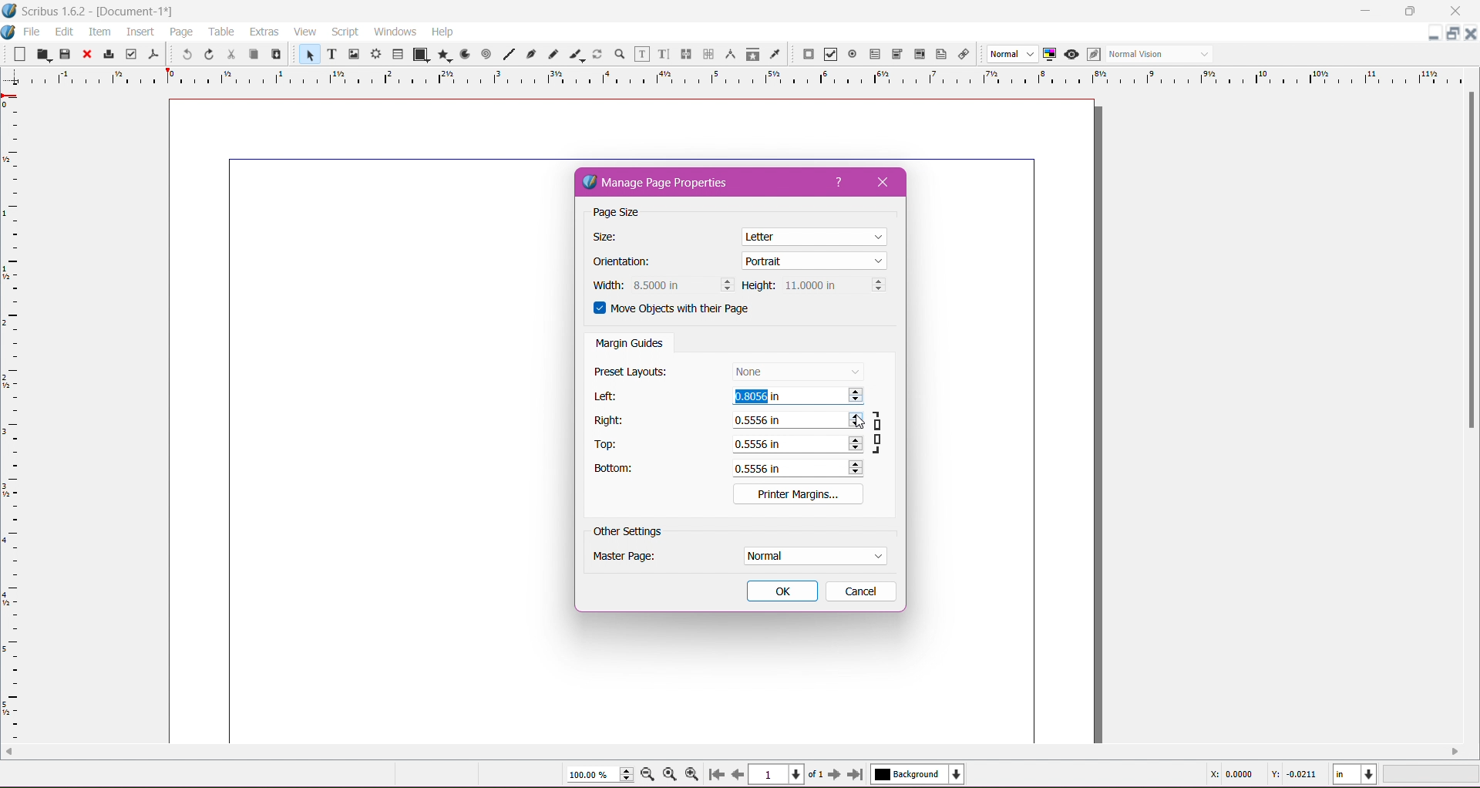 The width and height of the screenshot is (1480, 788). Describe the element at coordinates (787, 774) in the screenshot. I see `Select the current page` at that location.